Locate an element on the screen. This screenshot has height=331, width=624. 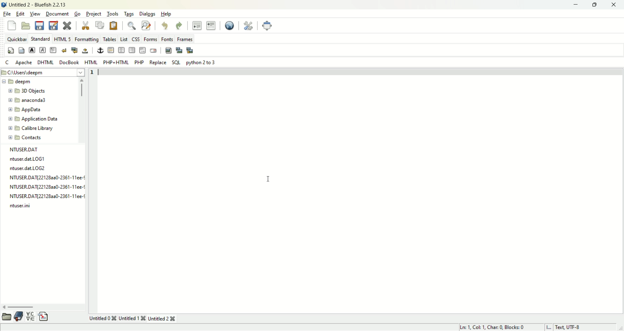
body is located at coordinates (21, 50).